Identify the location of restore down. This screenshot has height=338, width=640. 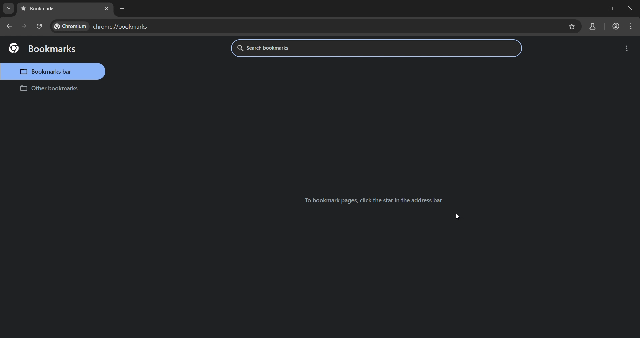
(611, 7).